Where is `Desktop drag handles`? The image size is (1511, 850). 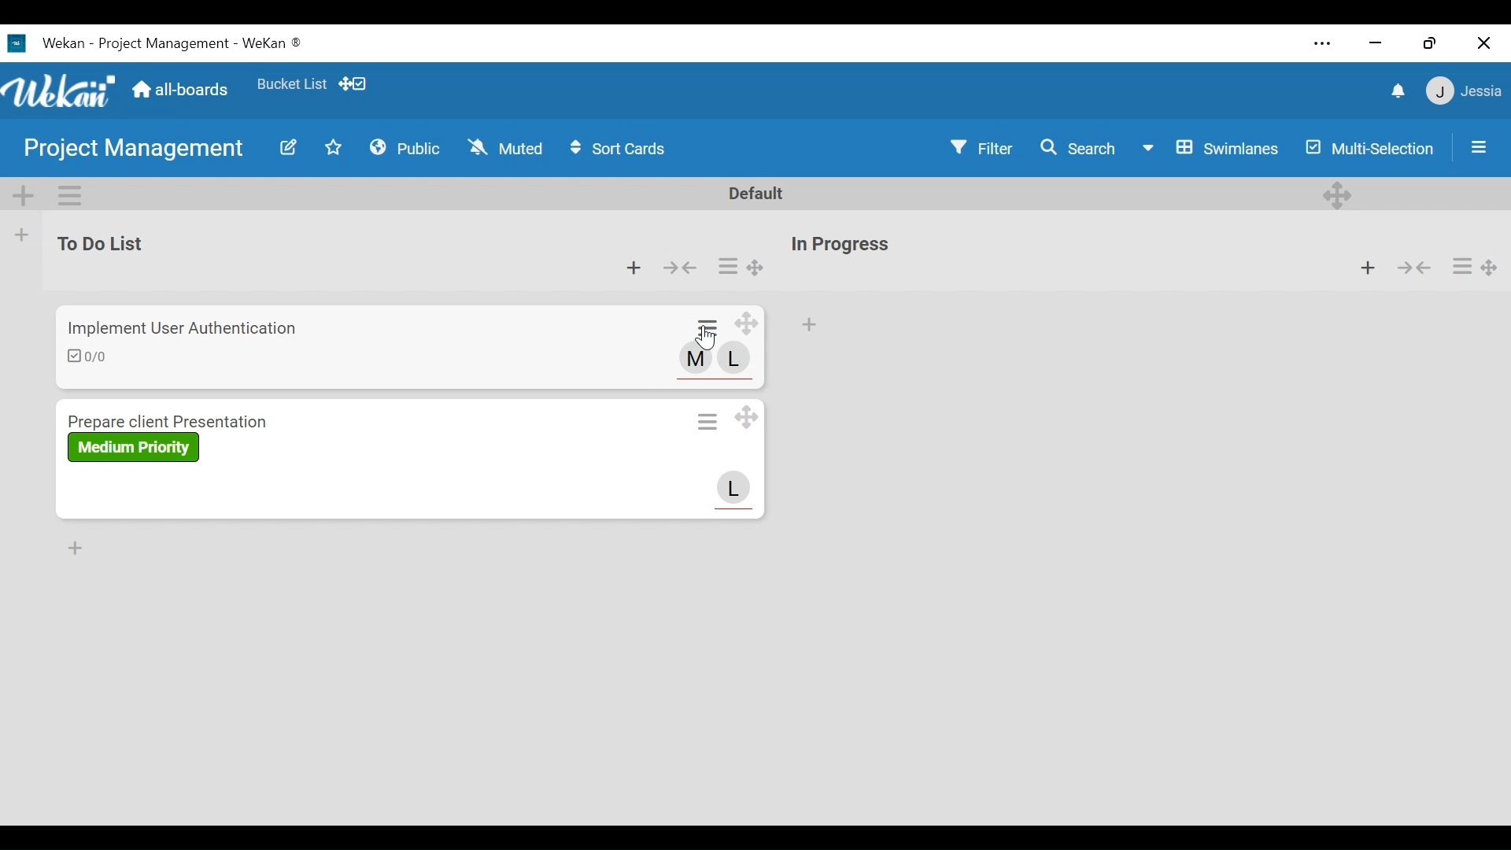 Desktop drag handles is located at coordinates (748, 325).